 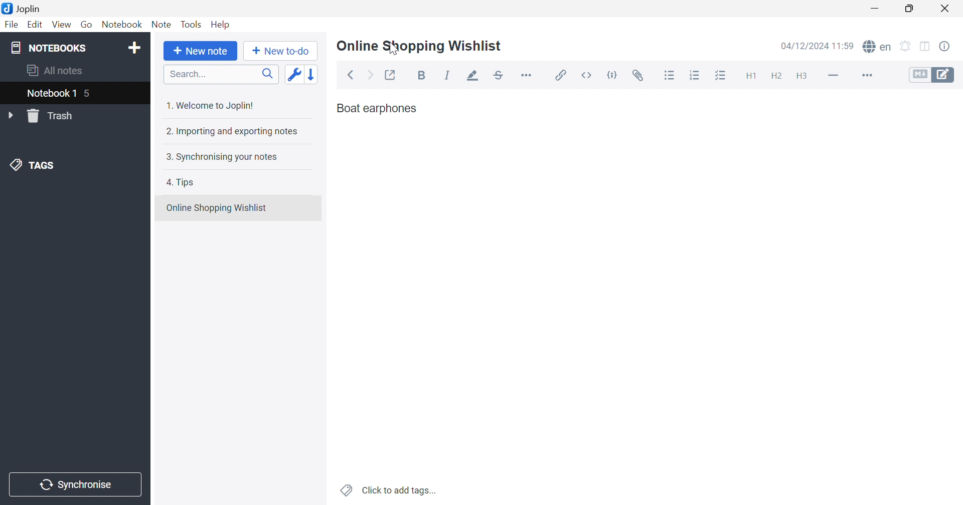 What do you see at coordinates (777, 77) in the screenshot?
I see `Heading 2` at bounding box center [777, 77].